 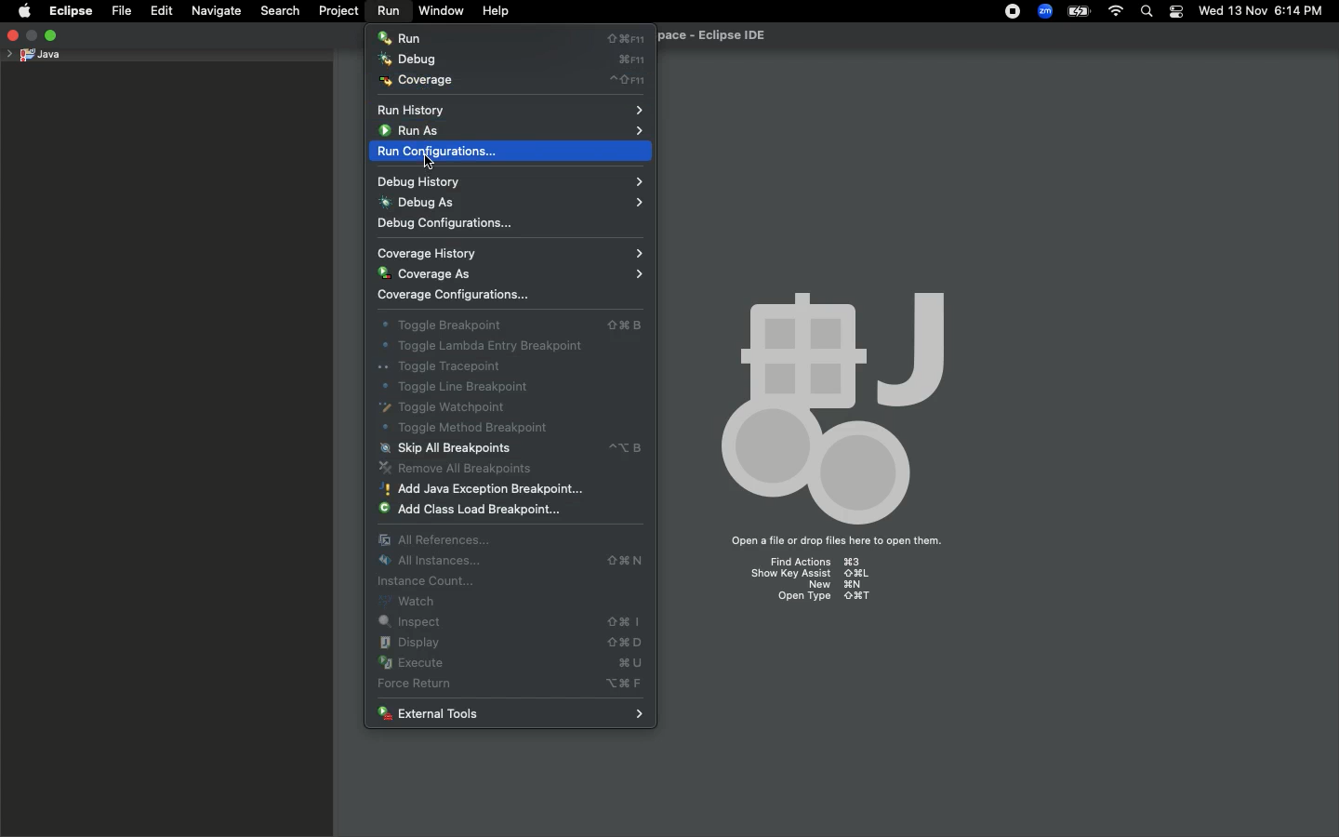 I want to click on Toggle lambda entry breakpoint, so click(x=480, y=347).